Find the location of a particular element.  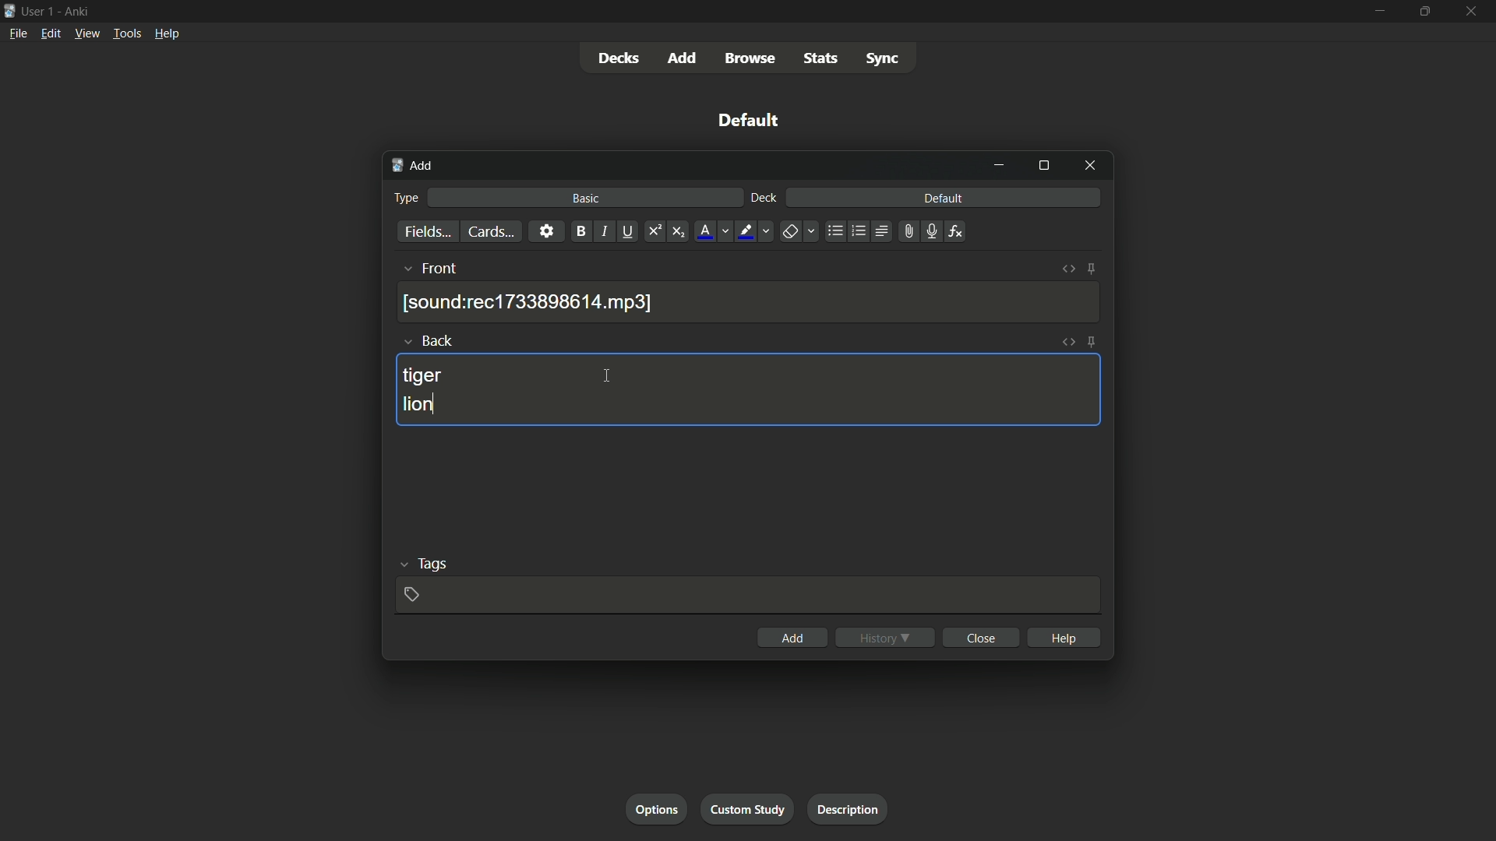

lion is located at coordinates (423, 406).